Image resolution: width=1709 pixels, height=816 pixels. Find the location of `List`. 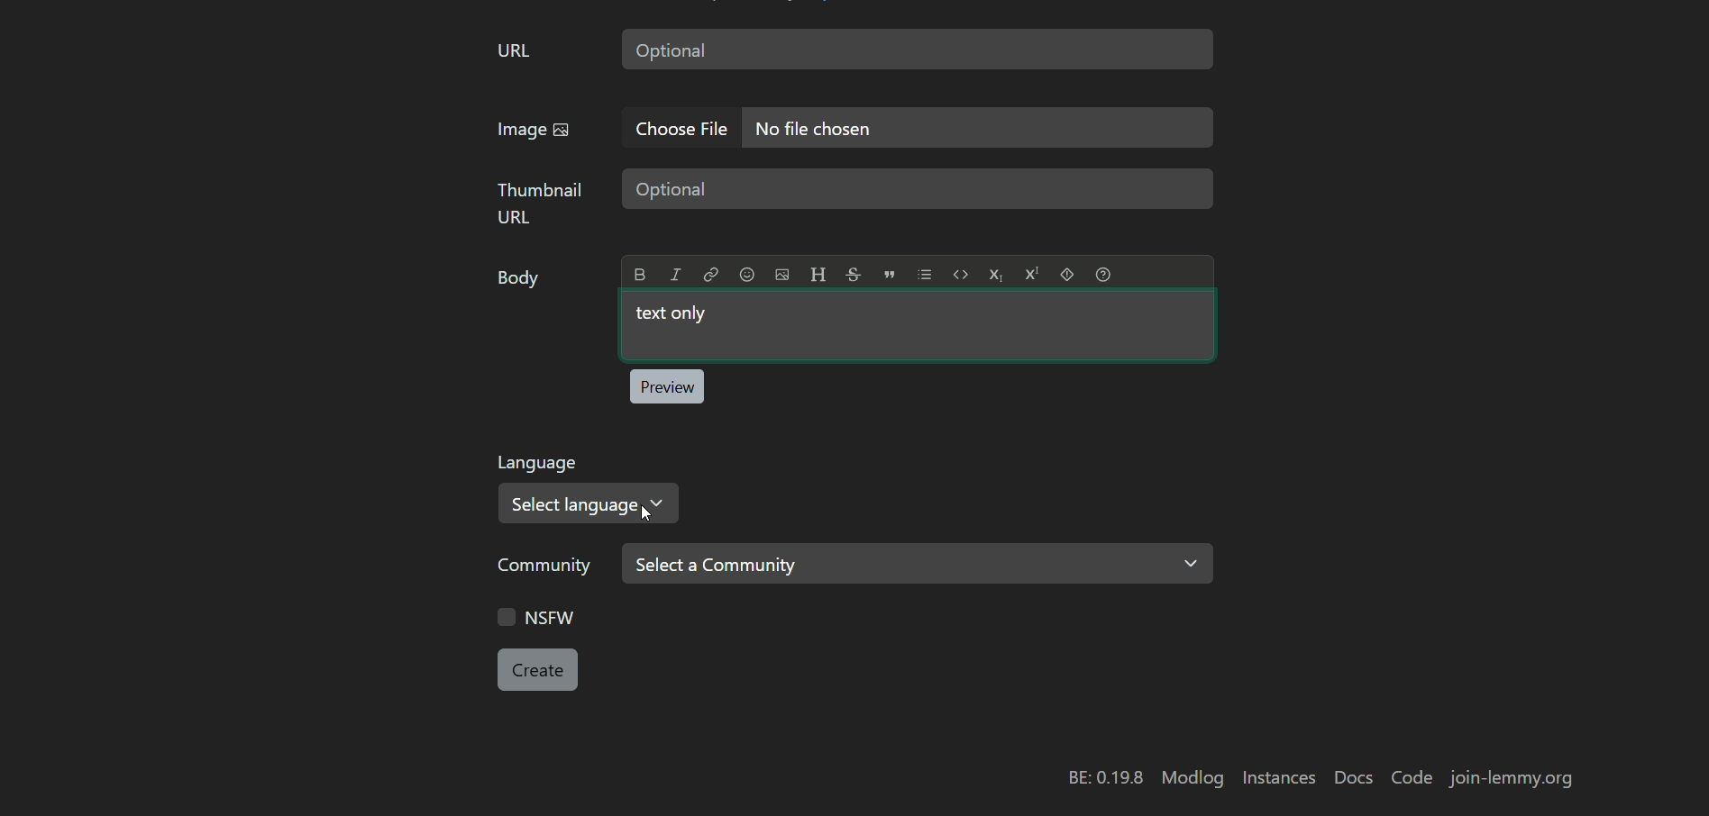

List is located at coordinates (925, 274).